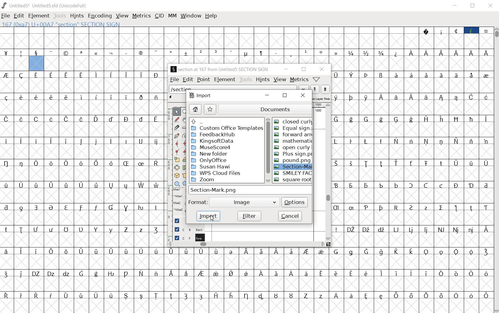  What do you see at coordinates (83, 207) in the screenshot?
I see `special letters` at bounding box center [83, 207].